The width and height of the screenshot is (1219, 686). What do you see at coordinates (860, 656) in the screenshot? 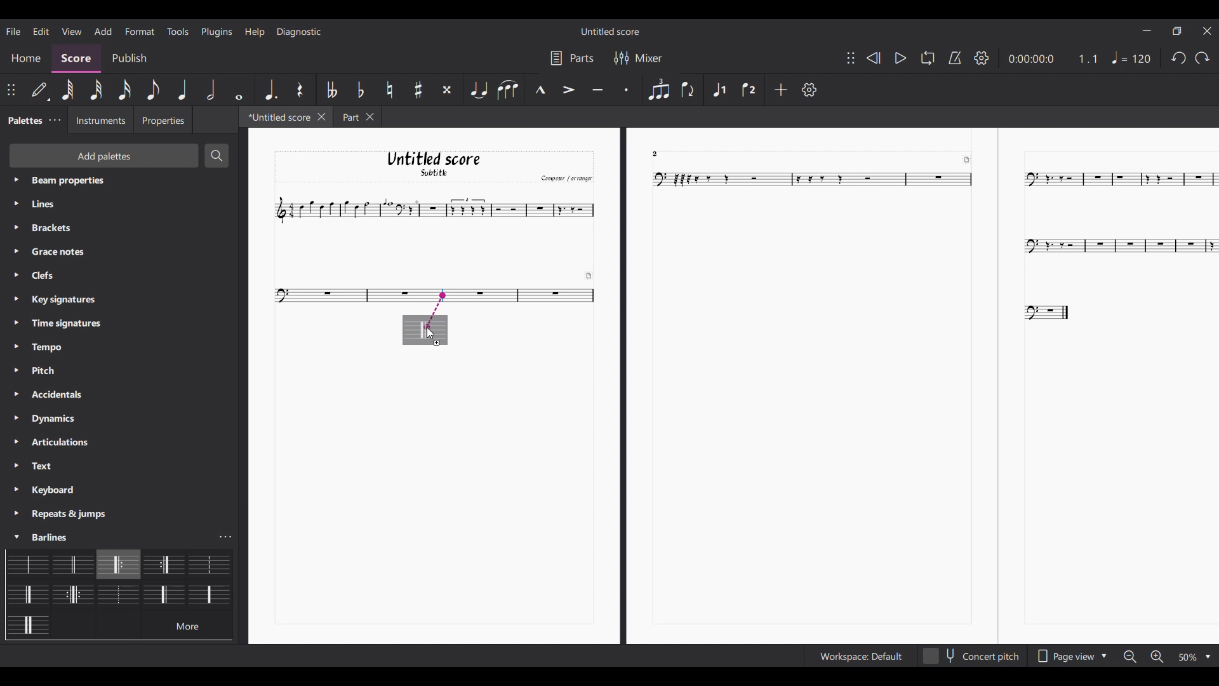
I see `Workspace settings` at bounding box center [860, 656].